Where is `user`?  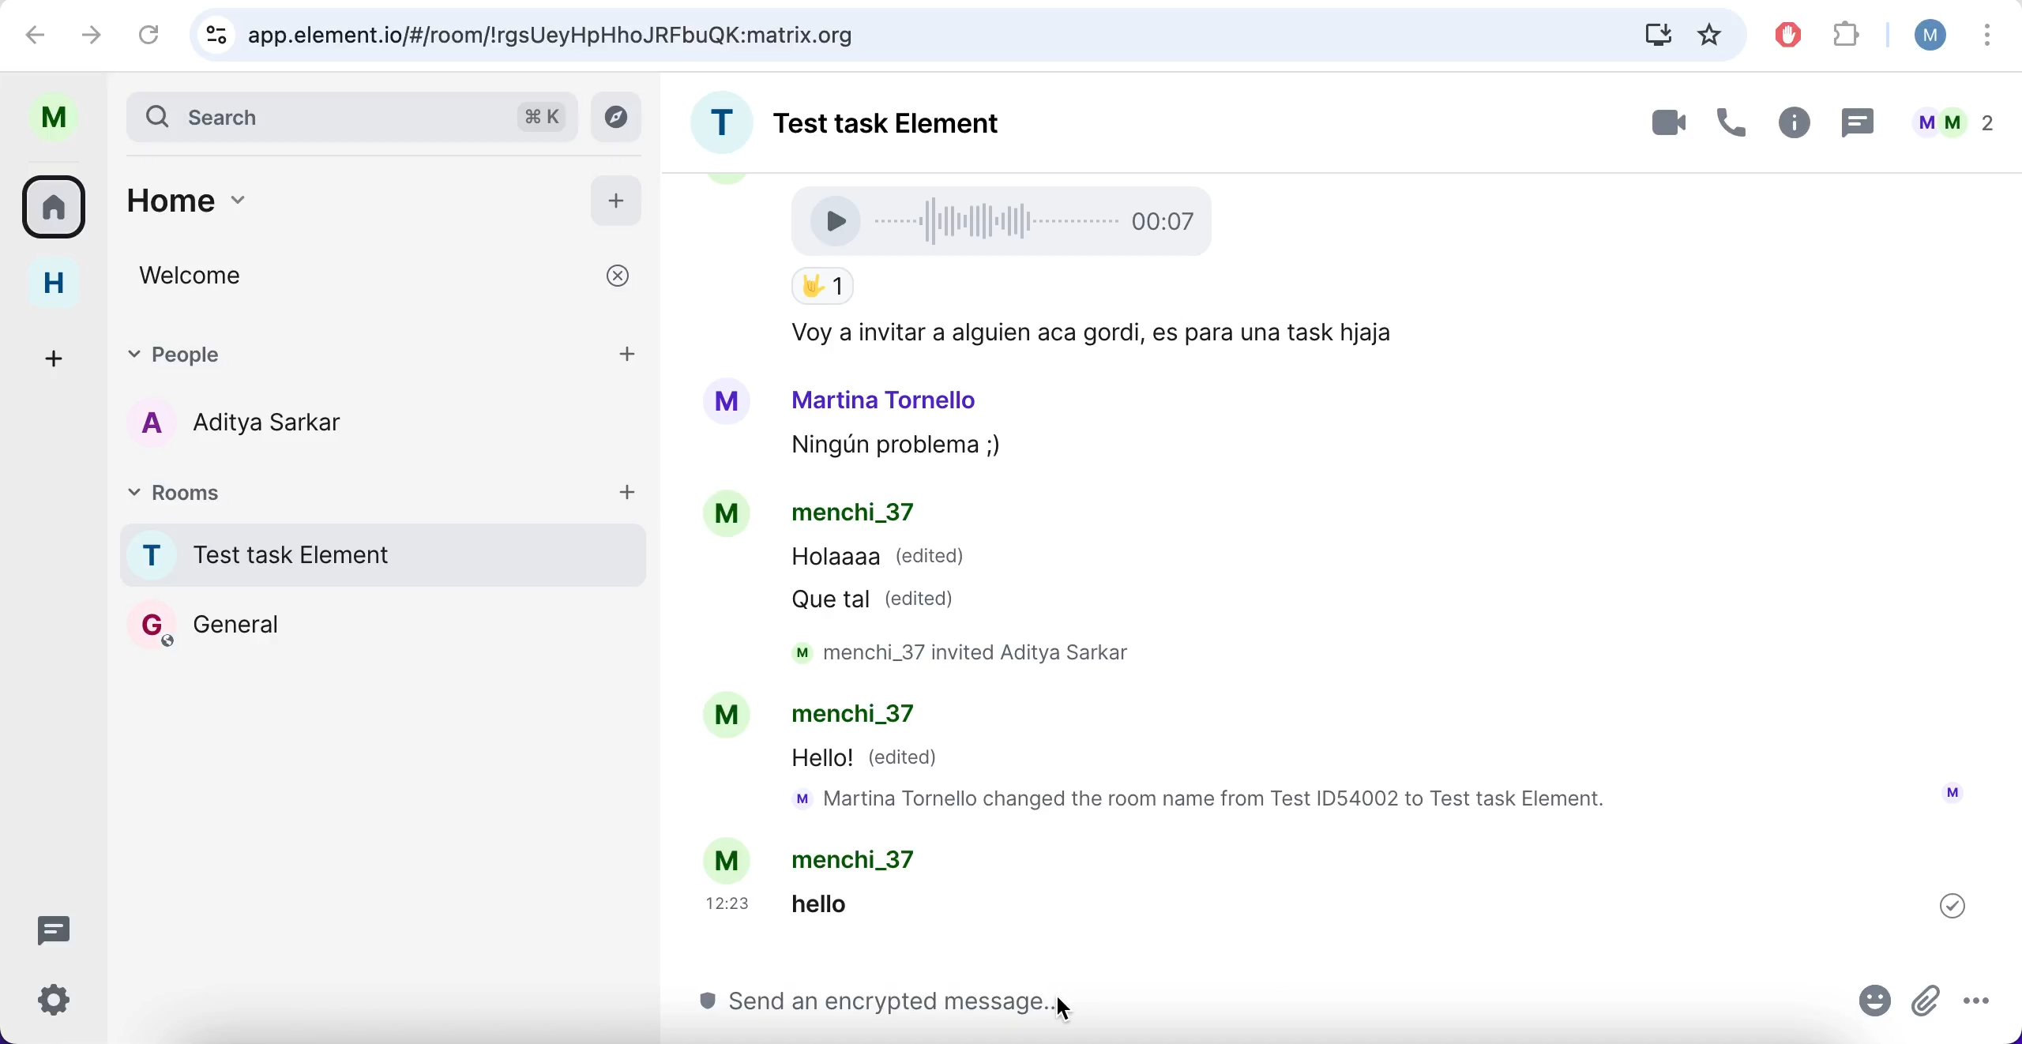 user is located at coordinates (1923, 35).